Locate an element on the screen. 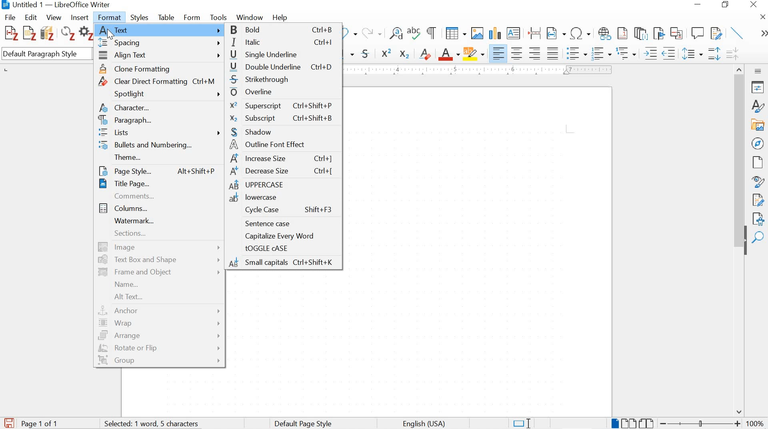 The image size is (768, 429). add/edit bibliography is located at coordinates (47, 33).